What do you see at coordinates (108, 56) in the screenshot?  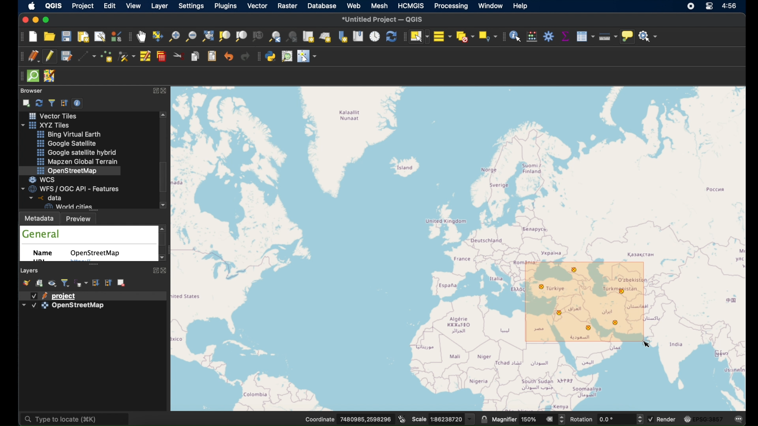 I see `add point feature` at bounding box center [108, 56].